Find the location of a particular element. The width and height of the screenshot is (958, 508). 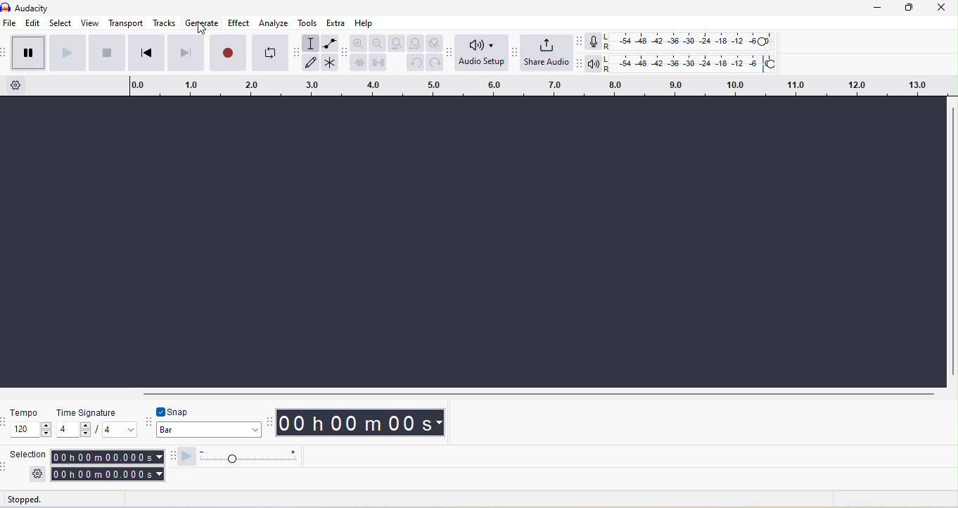

00 h 00 m 00.000 s is located at coordinates (106, 466).